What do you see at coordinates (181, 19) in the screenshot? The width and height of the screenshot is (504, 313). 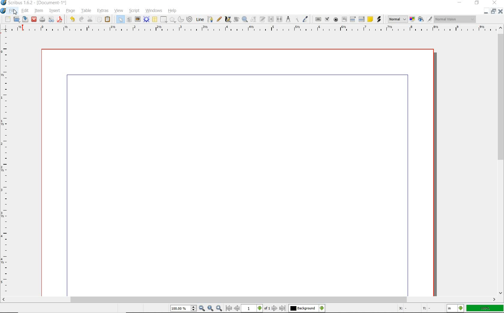 I see `arc` at bounding box center [181, 19].